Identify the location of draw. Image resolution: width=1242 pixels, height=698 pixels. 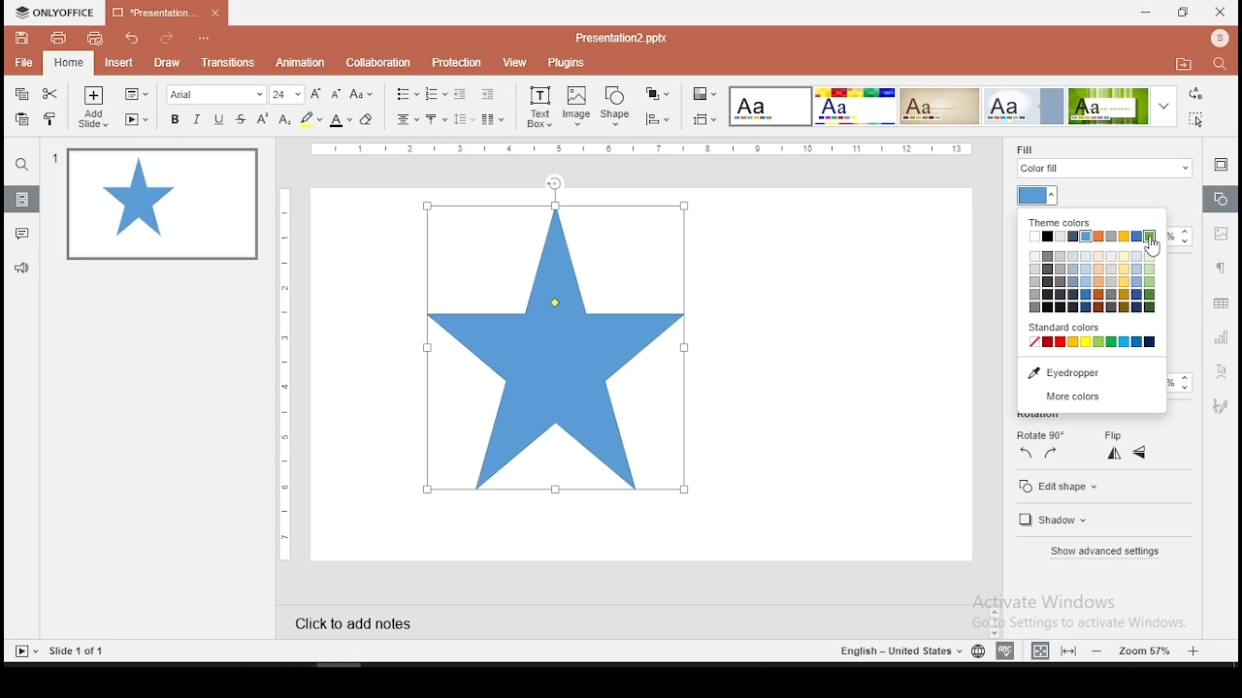
(168, 63).